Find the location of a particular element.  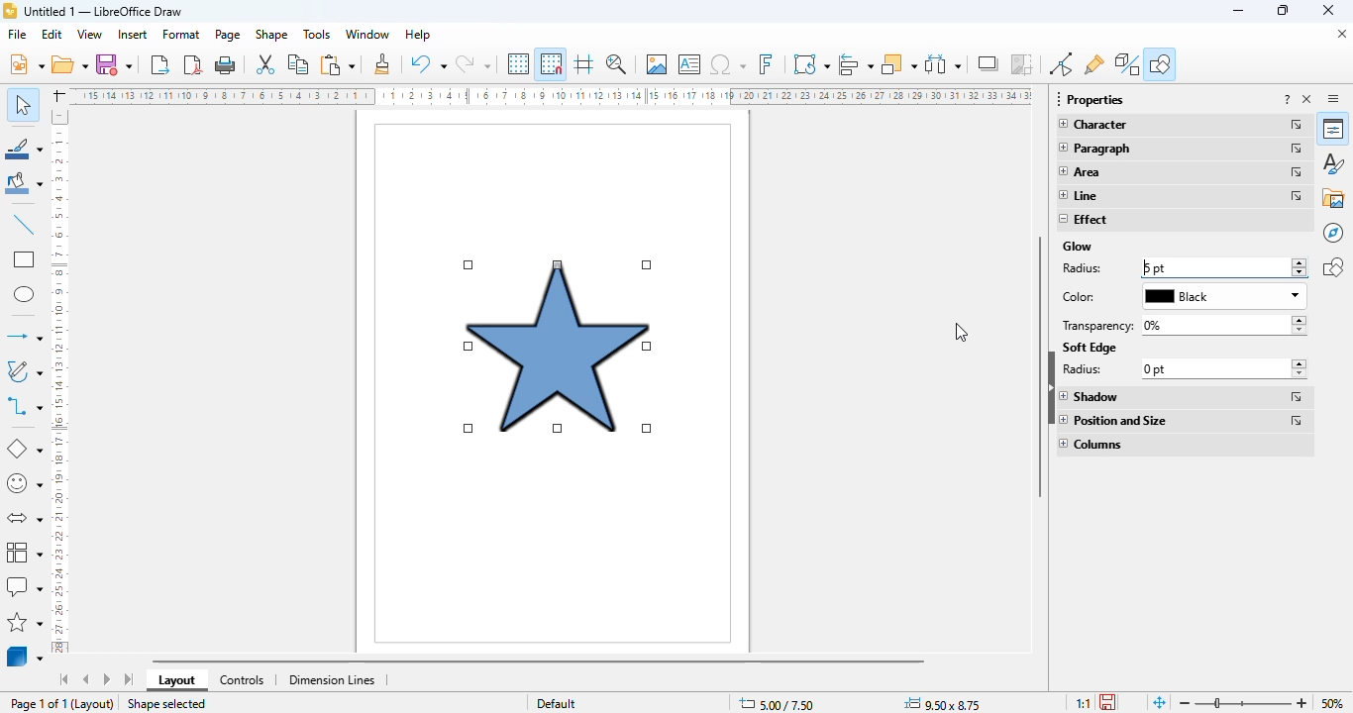

hide is located at coordinates (1050, 388).